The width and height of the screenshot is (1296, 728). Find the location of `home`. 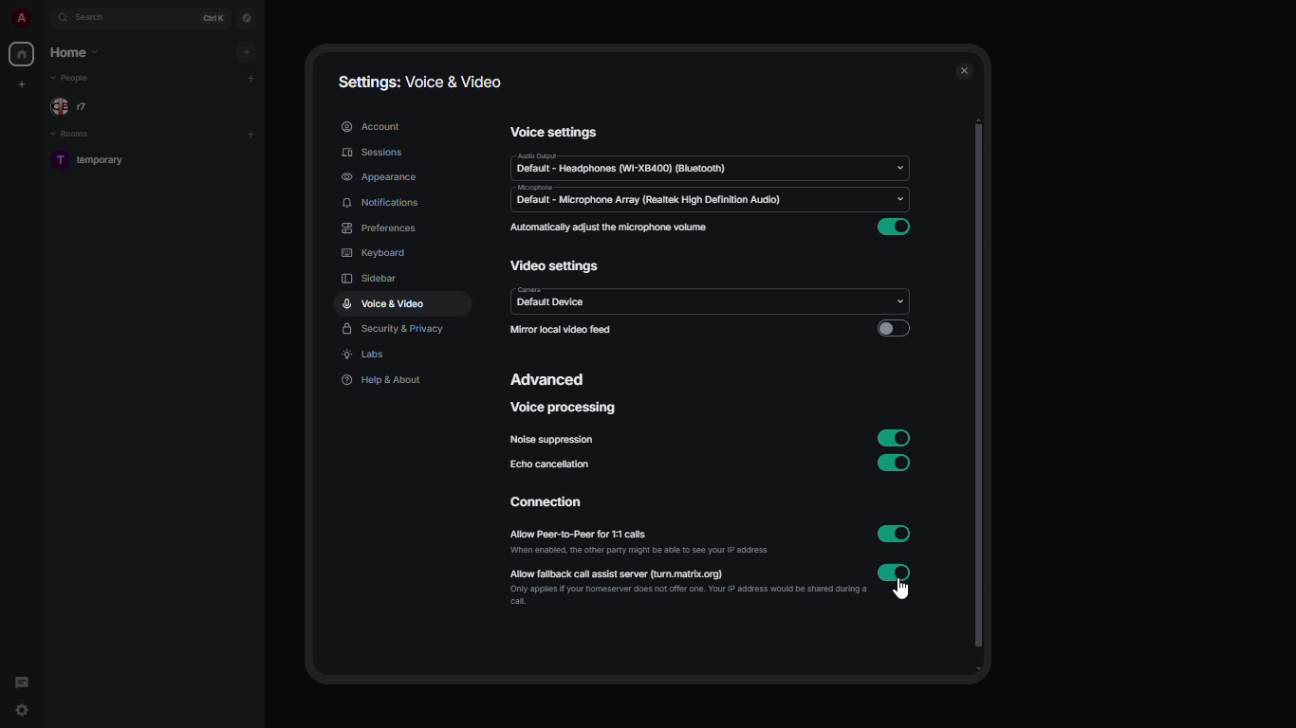

home is located at coordinates (21, 54).